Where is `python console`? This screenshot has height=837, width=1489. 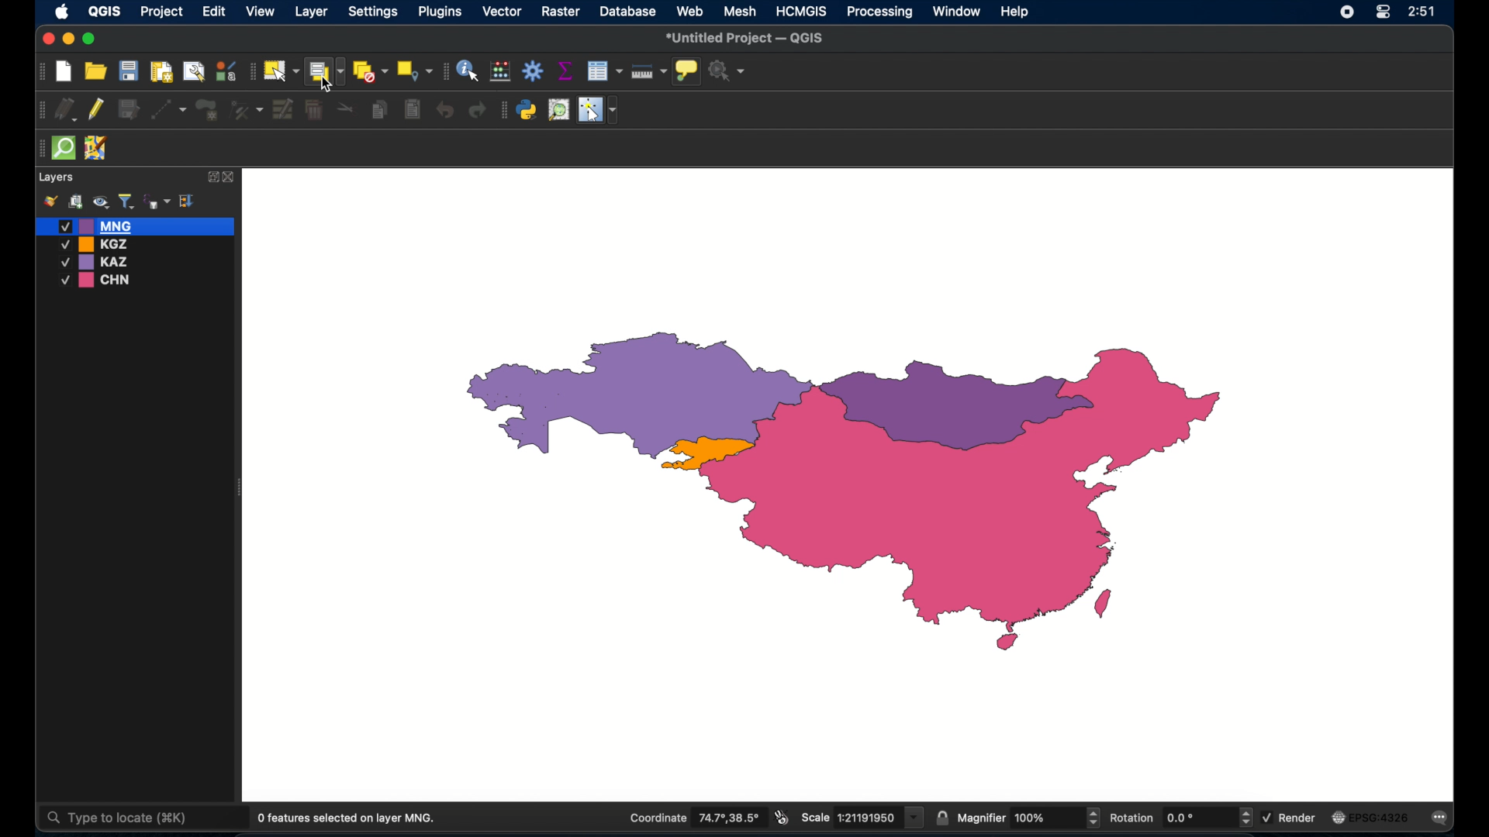
python console is located at coordinates (527, 110).